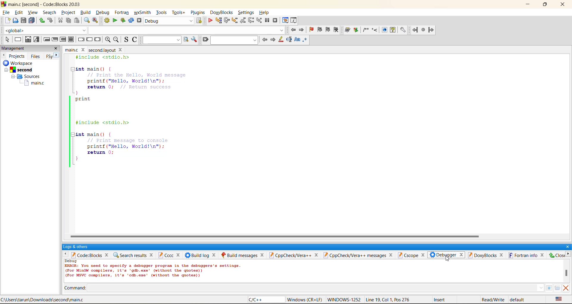 Image resolution: width=572 pixels, height=304 pixels. I want to click on toggle comments, so click(134, 41).